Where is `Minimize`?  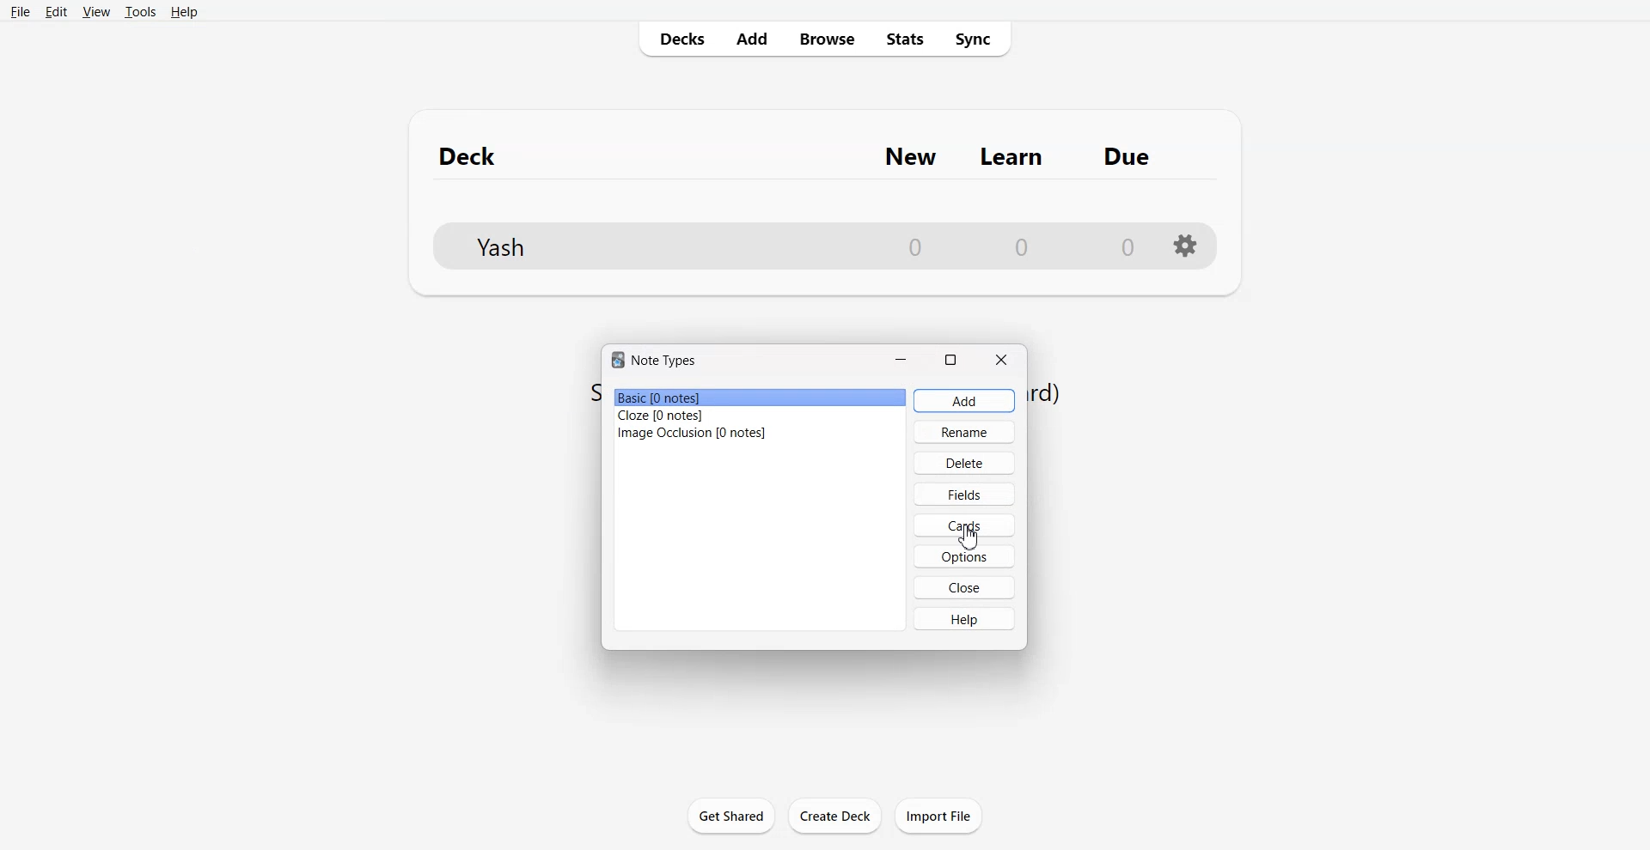 Minimize is located at coordinates (901, 358).